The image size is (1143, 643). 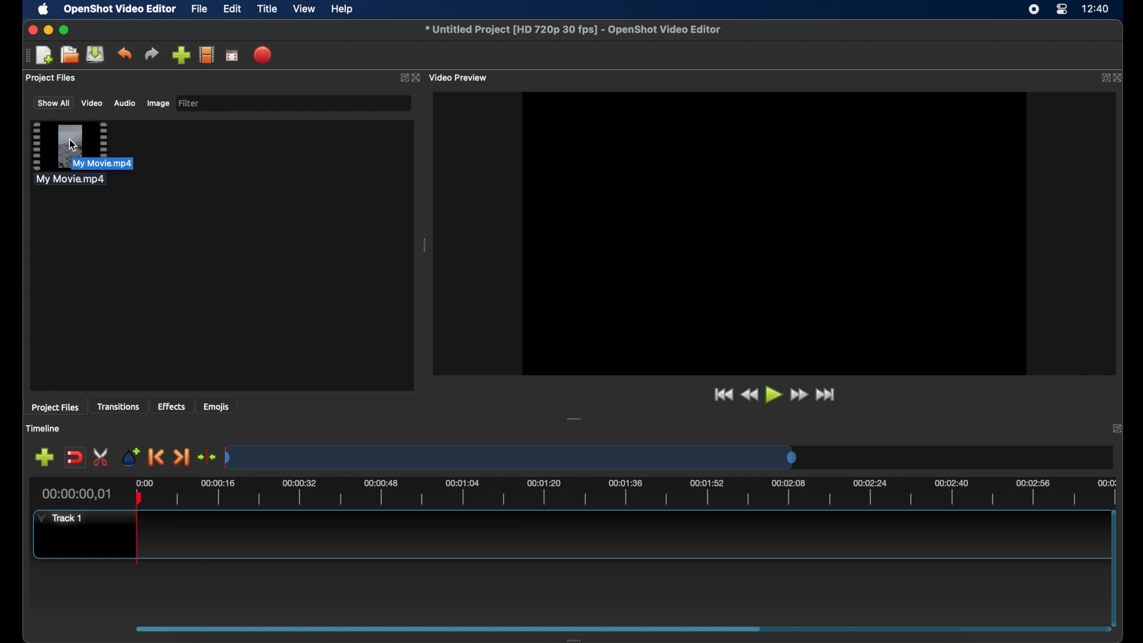 What do you see at coordinates (74, 458) in the screenshot?
I see `disable snapping` at bounding box center [74, 458].